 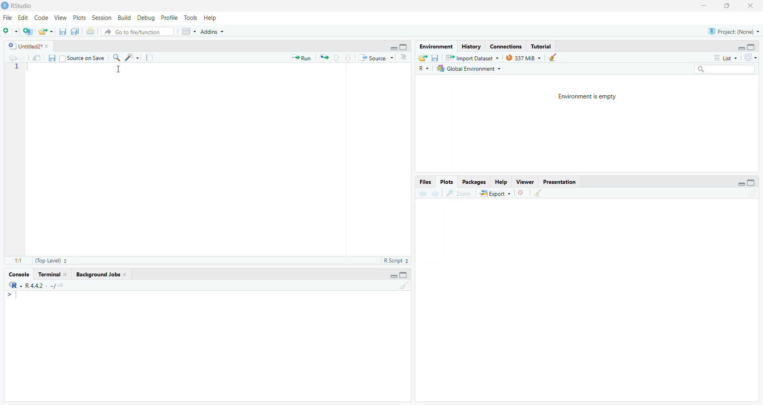 I want to click on clear current plot, so click(x=523, y=193).